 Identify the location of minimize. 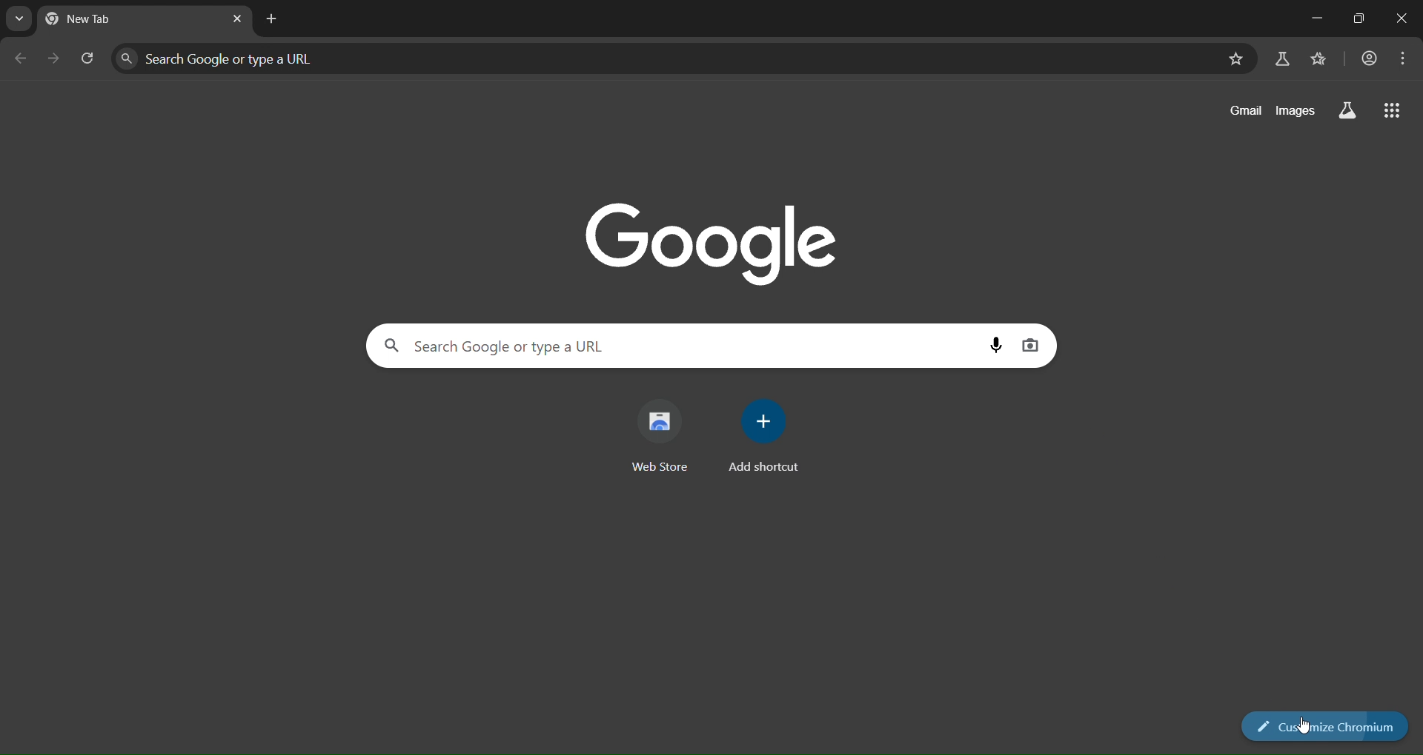
(1301, 18).